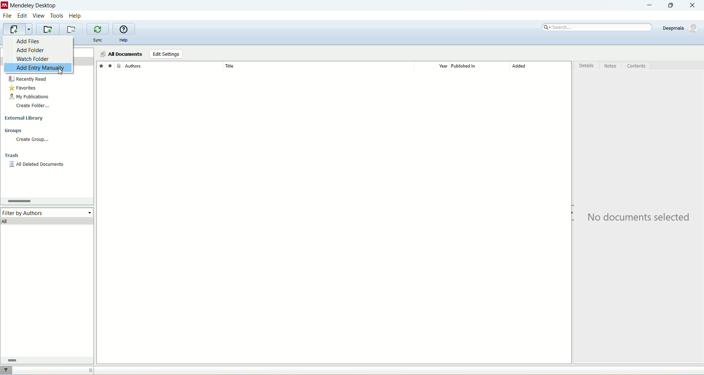 The width and height of the screenshot is (704, 375). I want to click on create folder, so click(33, 105).